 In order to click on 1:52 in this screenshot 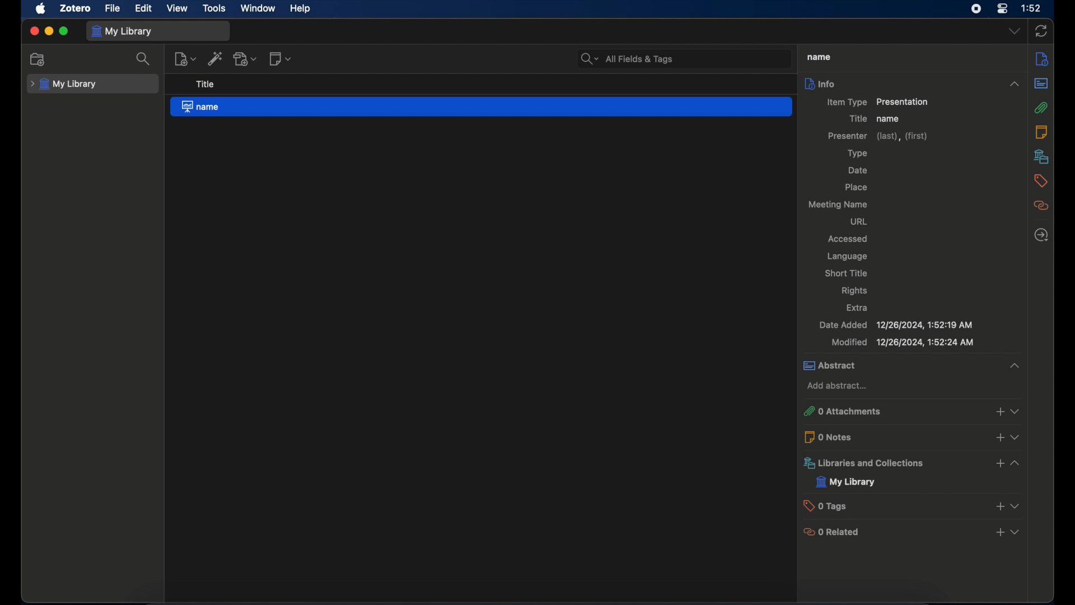, I will do `click(1032, 8)`.